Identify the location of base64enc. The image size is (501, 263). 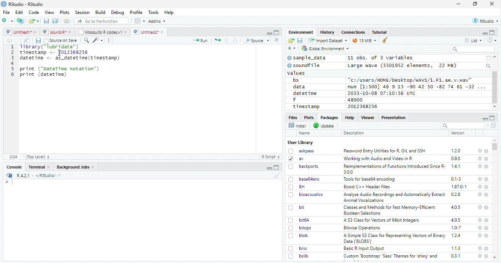
(304, 179).